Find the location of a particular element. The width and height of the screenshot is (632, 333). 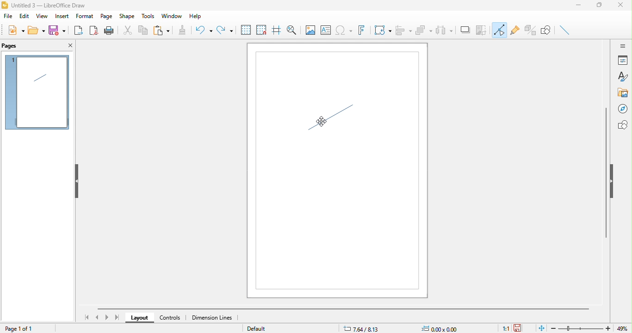

default is located at coordinates (267, 329).